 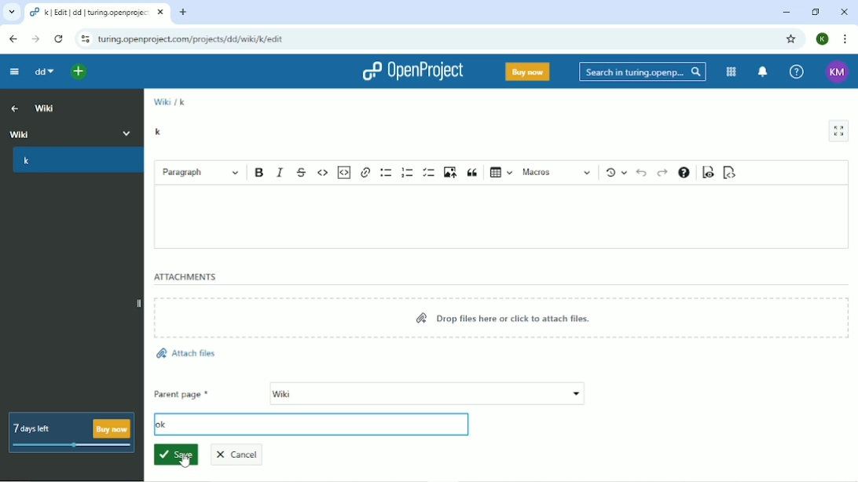 I want to click on Wiki, so click(x=72, y=132).